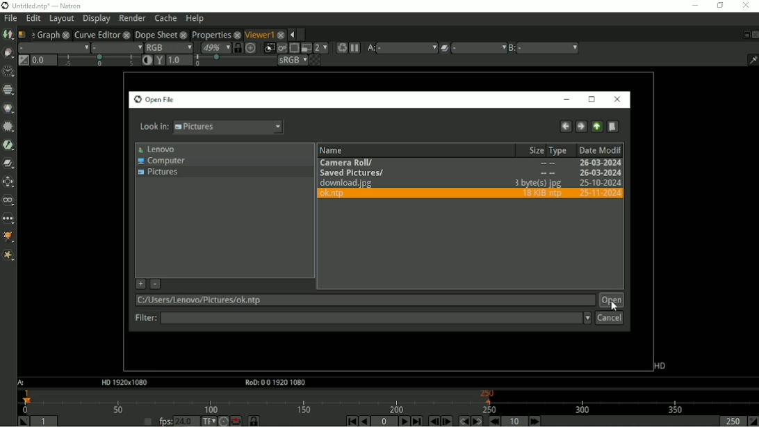 The height and width of the screenshot is (427, 759). I want to click on Size, so click(534, 150).